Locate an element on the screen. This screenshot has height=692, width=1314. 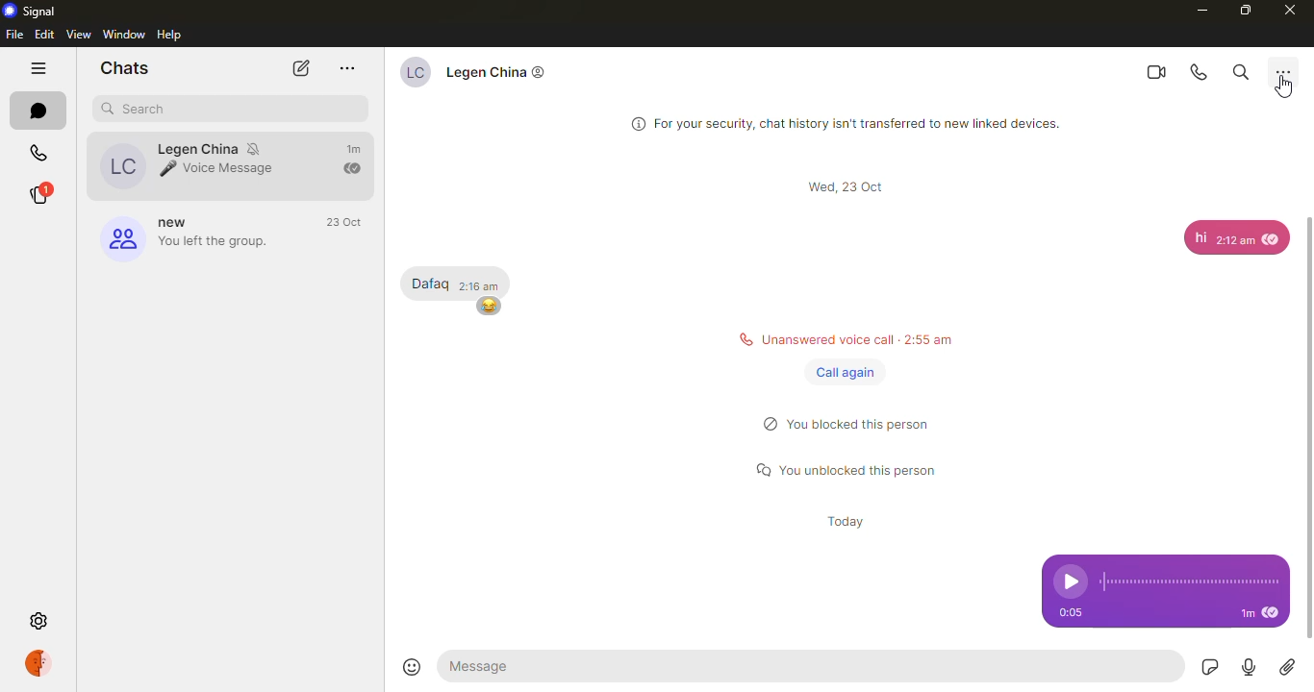
help is located at coordinates (171, 35).